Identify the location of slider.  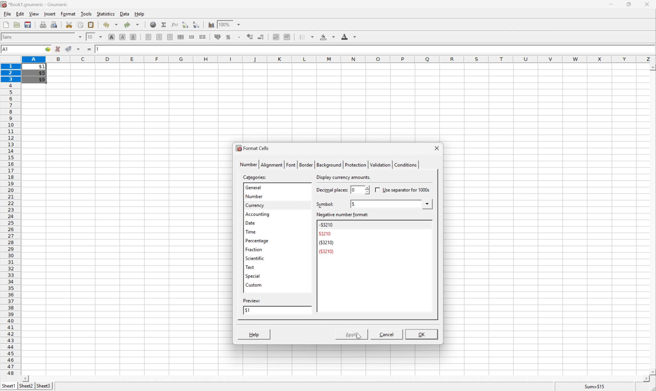
(366, 189).